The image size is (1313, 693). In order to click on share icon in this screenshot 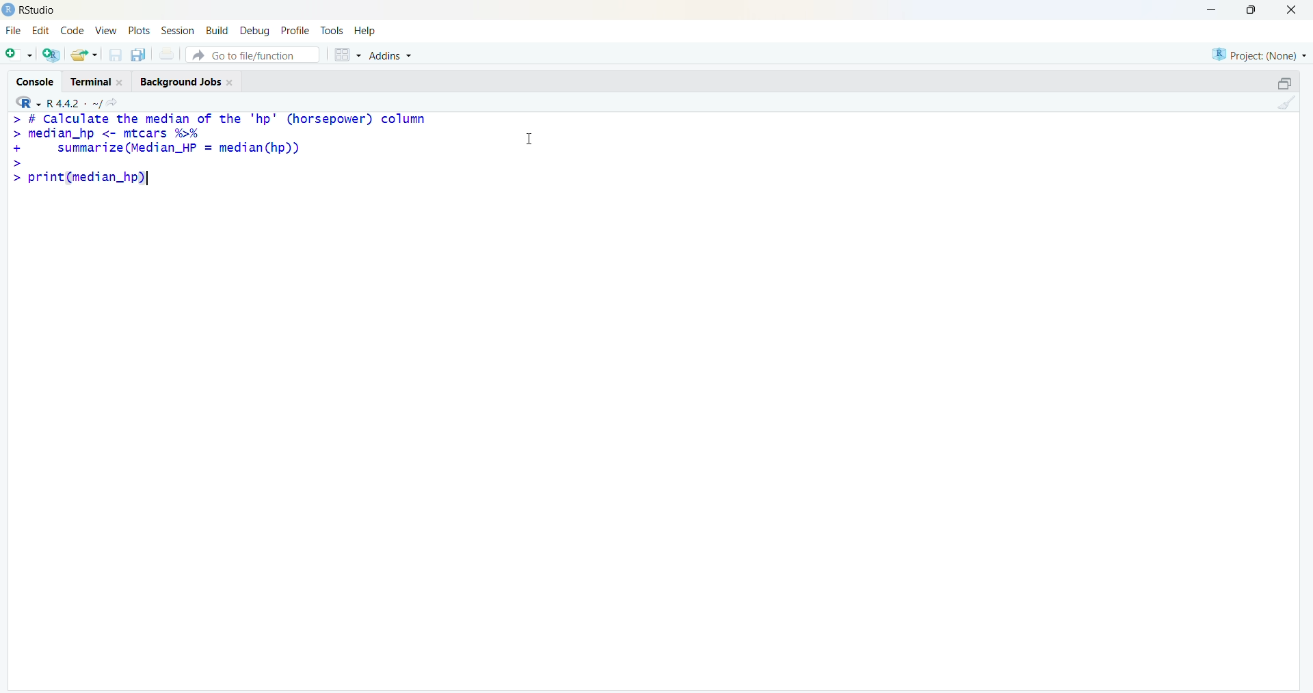, I will do `click(112, 104)`.